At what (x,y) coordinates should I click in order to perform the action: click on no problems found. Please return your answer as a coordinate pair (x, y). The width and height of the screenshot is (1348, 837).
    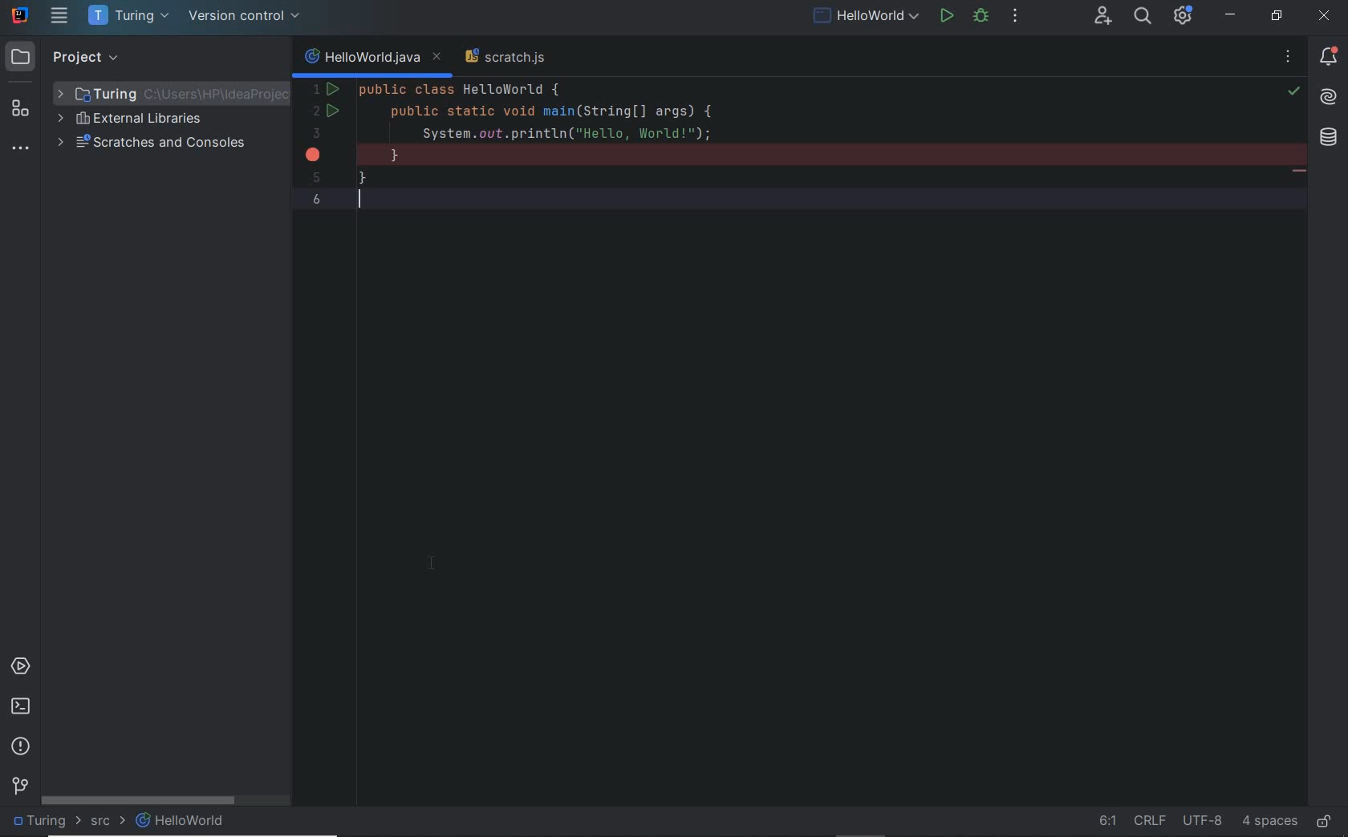
    Looking at the image, I should click on (1289, 59).